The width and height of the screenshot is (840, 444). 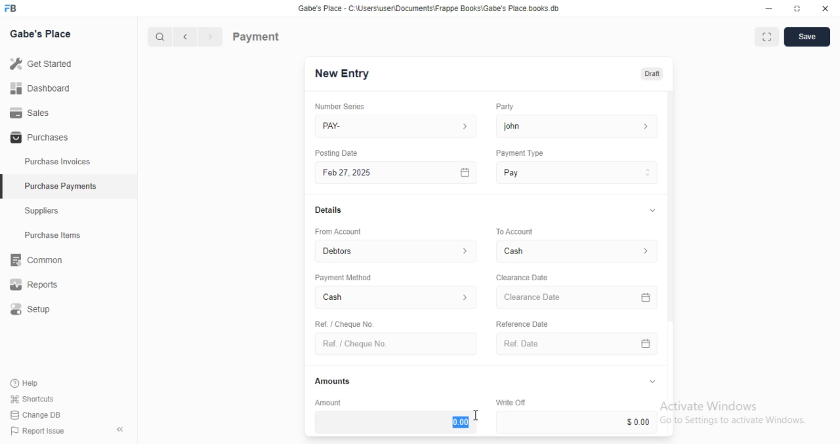 I want to click on PAY-, so click(x=397, y=126).